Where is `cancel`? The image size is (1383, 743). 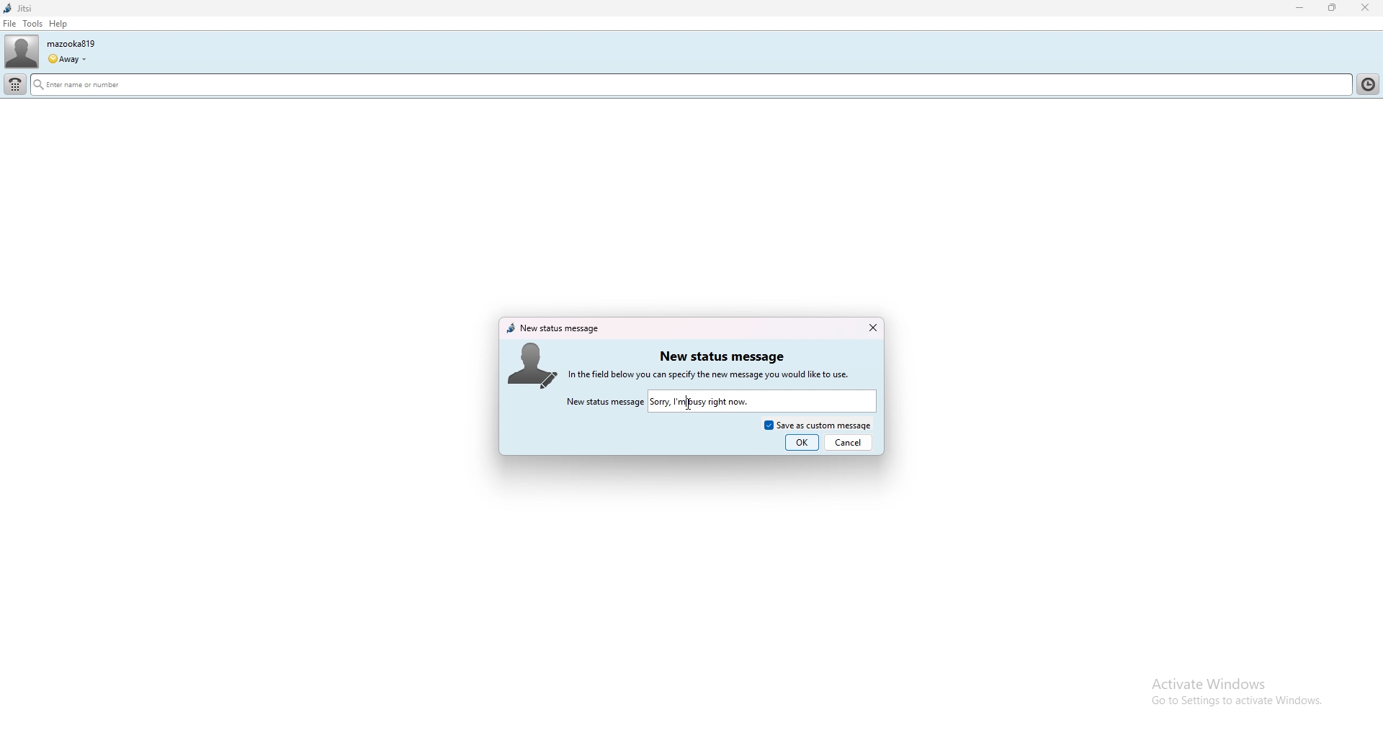
cancel is located at coordinates (849, 442).